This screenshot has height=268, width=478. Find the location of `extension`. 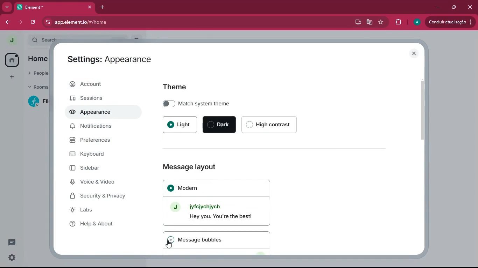

extension is located at coordinates (399, 22).